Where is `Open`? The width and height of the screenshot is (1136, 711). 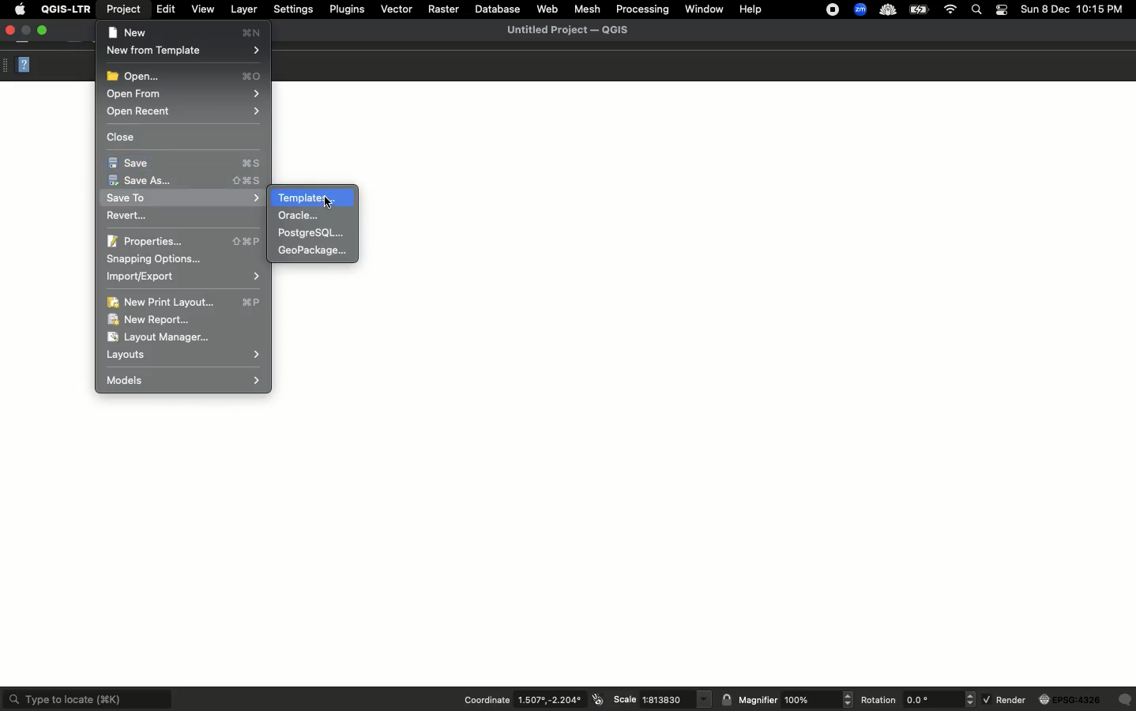 Open is located at coordinates (186, 77).